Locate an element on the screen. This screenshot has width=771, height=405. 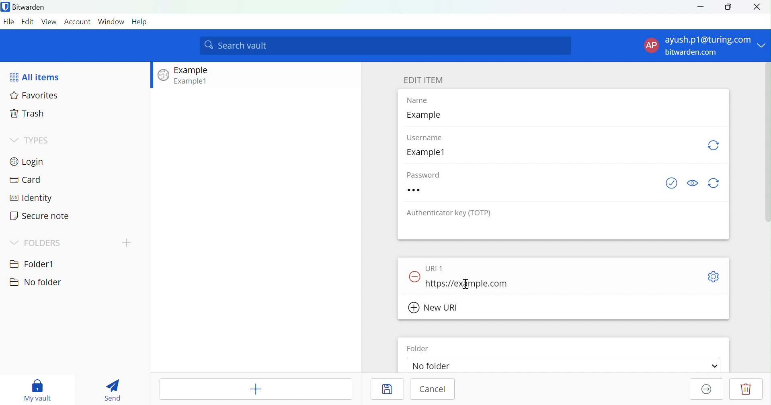
Search vault is located at coordinates (386, 46).